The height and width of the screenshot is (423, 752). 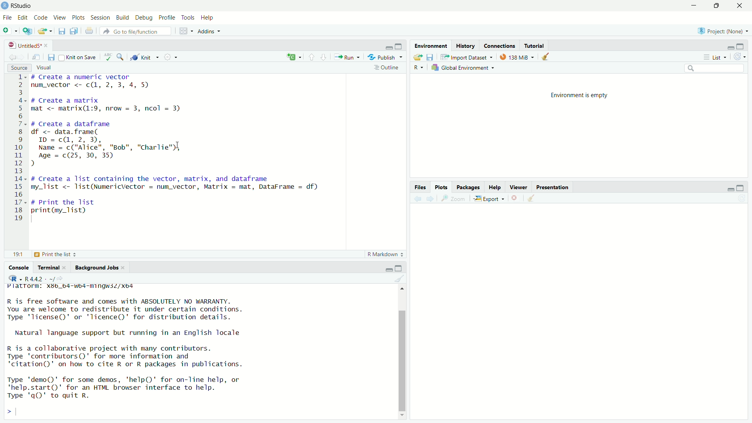 What do you see at coordinates (431, 45) in the screenshot?
I see `Environment` at bounding box center [431, 45].